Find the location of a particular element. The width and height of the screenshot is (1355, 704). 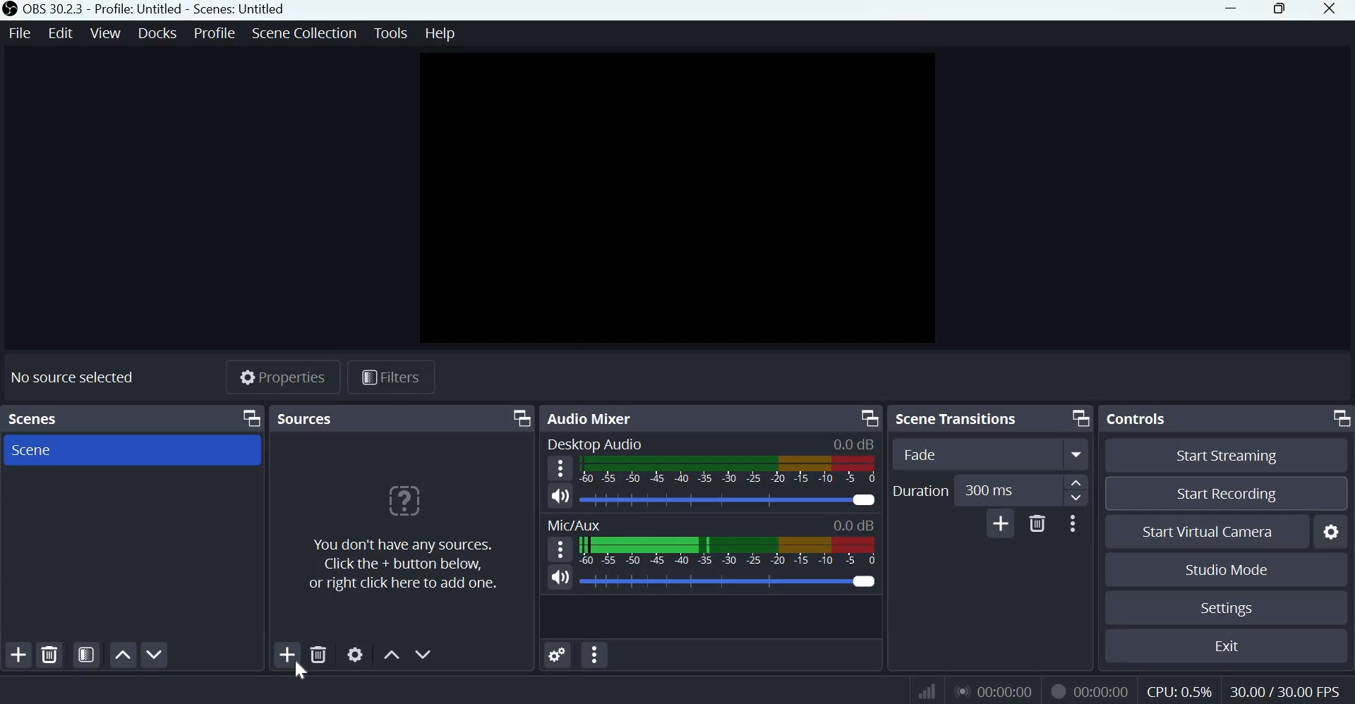

Exit is located at coordinates (1228, 644).